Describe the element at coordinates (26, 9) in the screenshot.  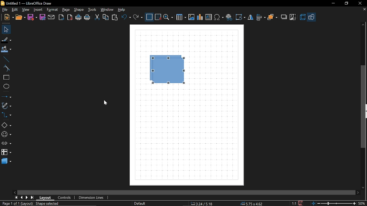
I see `View` at that location.